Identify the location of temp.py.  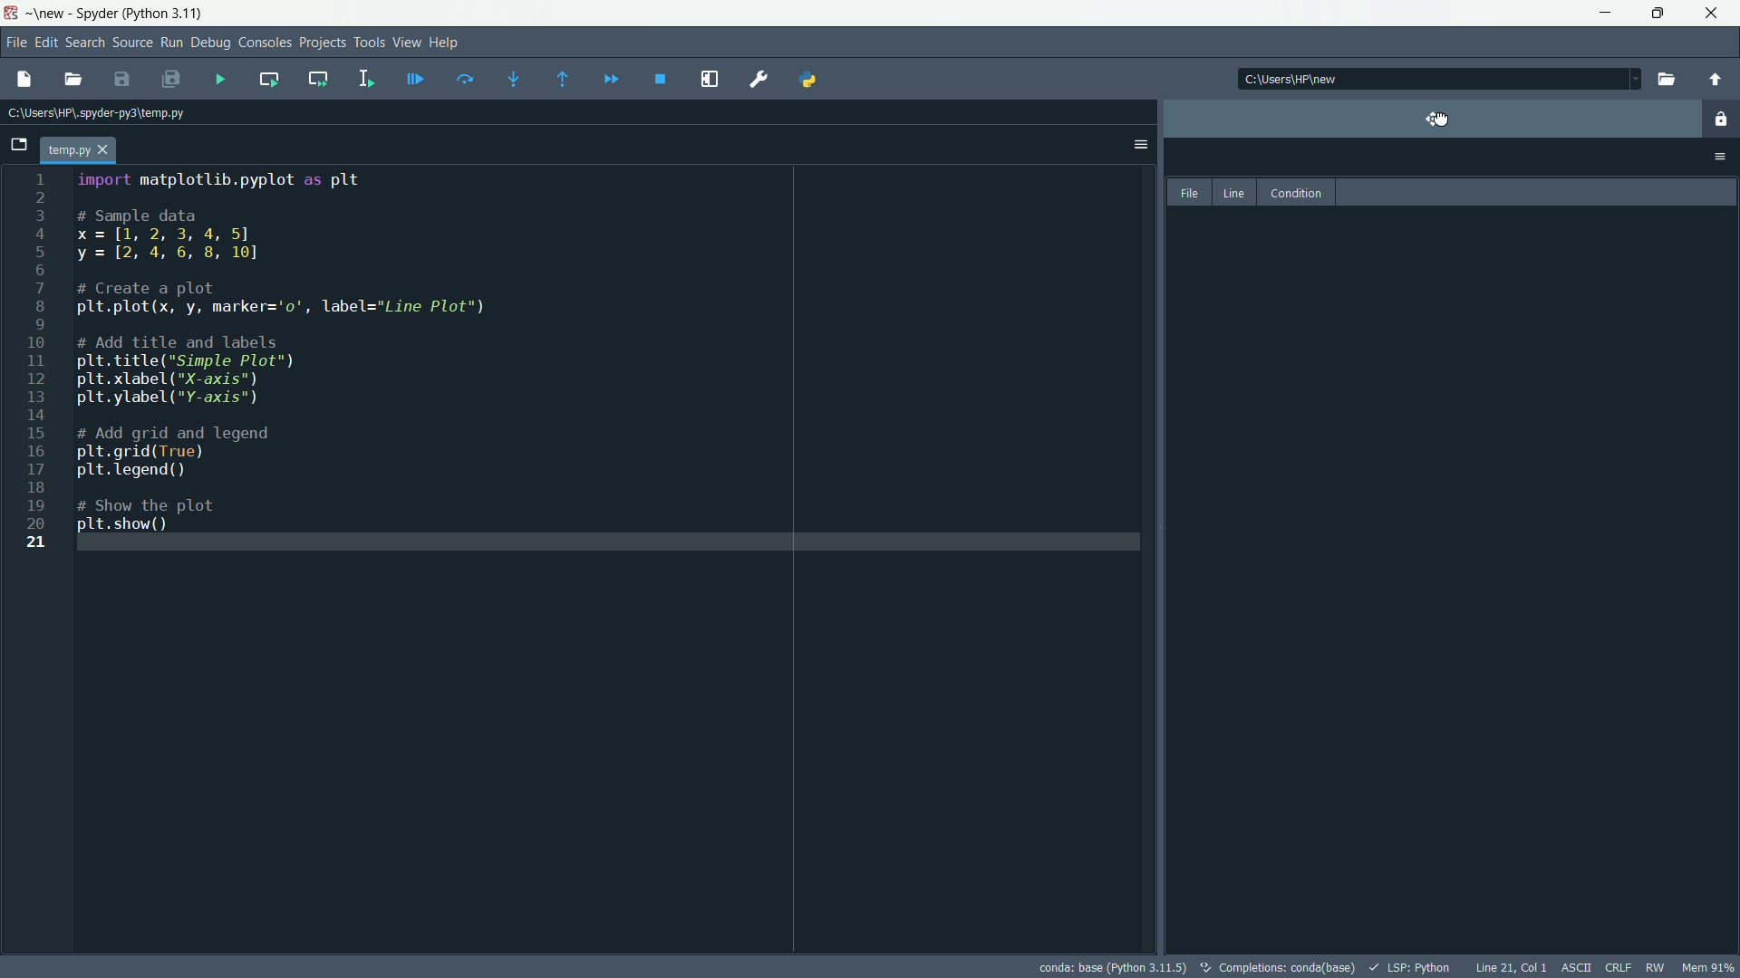
(90, 148).